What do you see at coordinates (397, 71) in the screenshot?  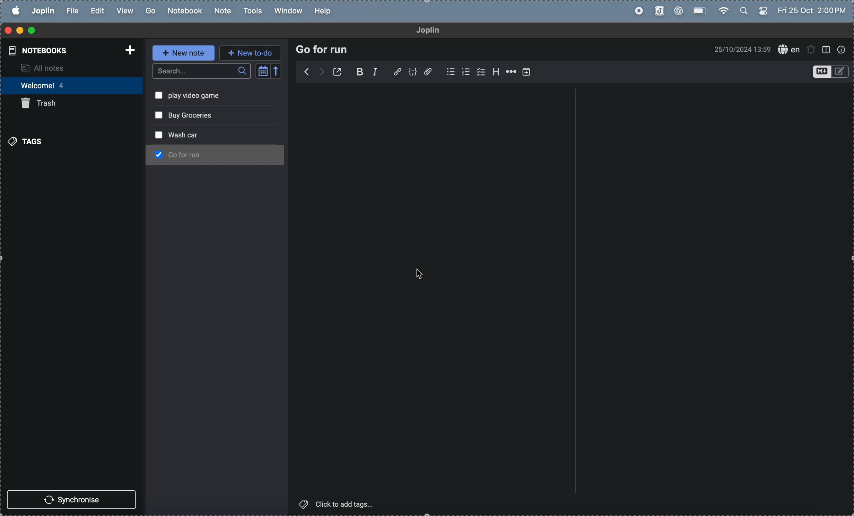 I see `hyper link` at bounding box center [397, 71].